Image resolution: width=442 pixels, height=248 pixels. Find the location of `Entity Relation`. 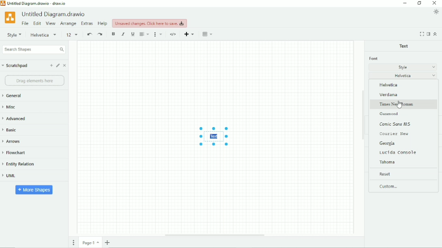

Entity Relation is located at coordinates (19, 164).